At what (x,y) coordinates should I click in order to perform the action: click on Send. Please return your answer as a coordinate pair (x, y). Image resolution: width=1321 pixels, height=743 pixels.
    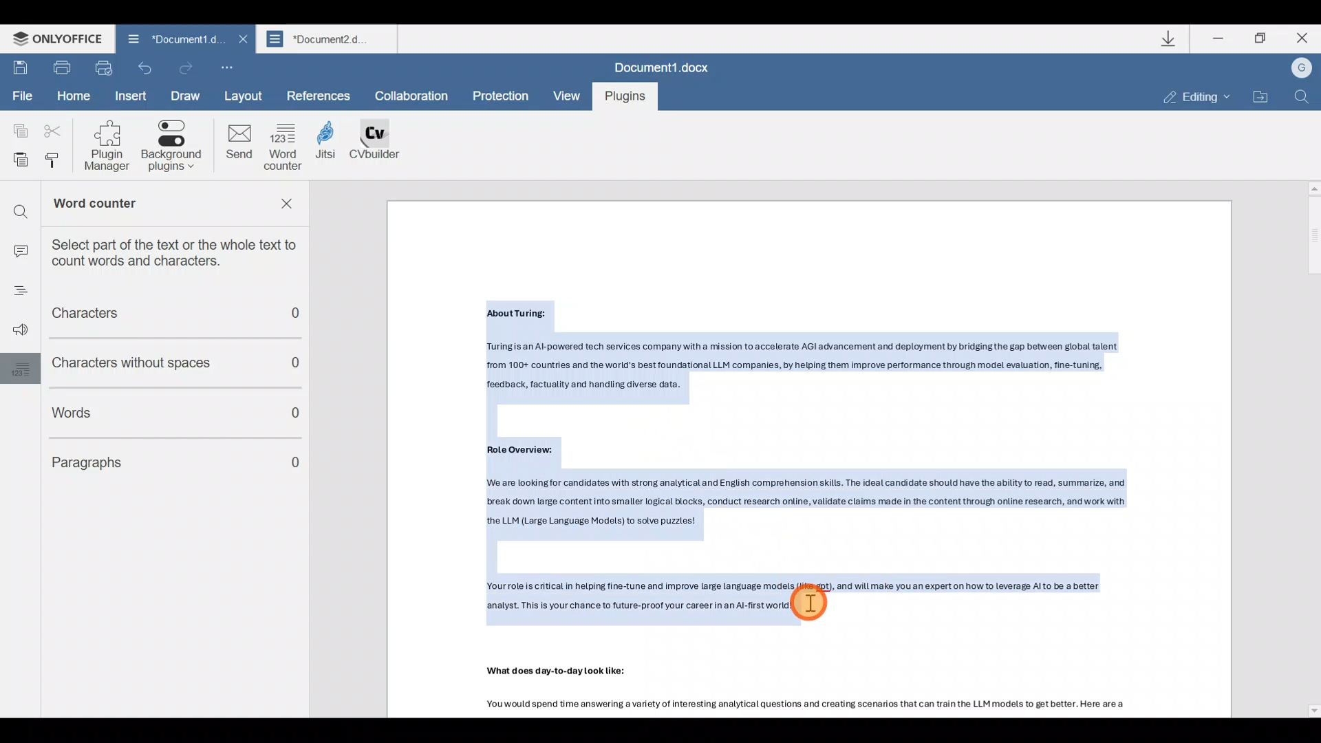
    Looking at the image, I should click on (238, 145).